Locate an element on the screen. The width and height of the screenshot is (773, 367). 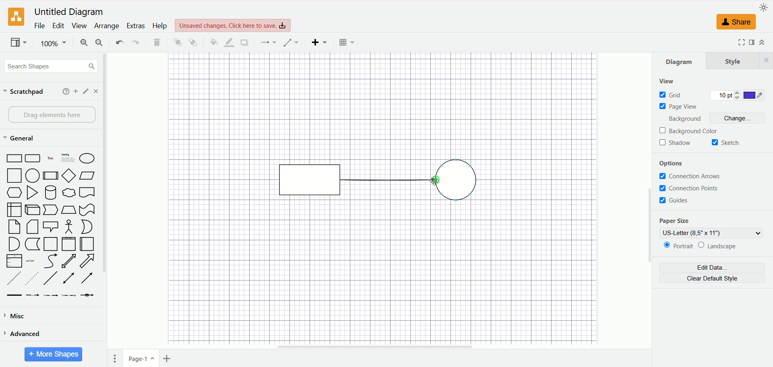
Diamond is located at coordinates (69, 176).